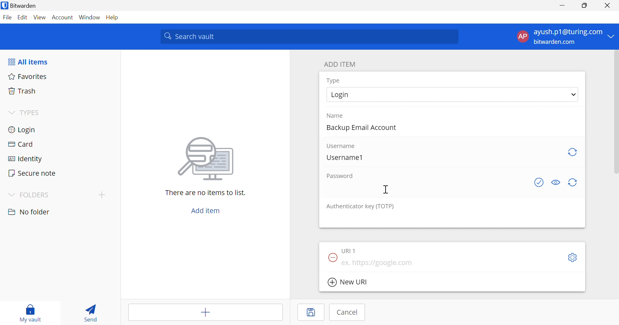  Describe the element at coordinates (387, 189) in the screenshot. I see `Cursor` at that location.